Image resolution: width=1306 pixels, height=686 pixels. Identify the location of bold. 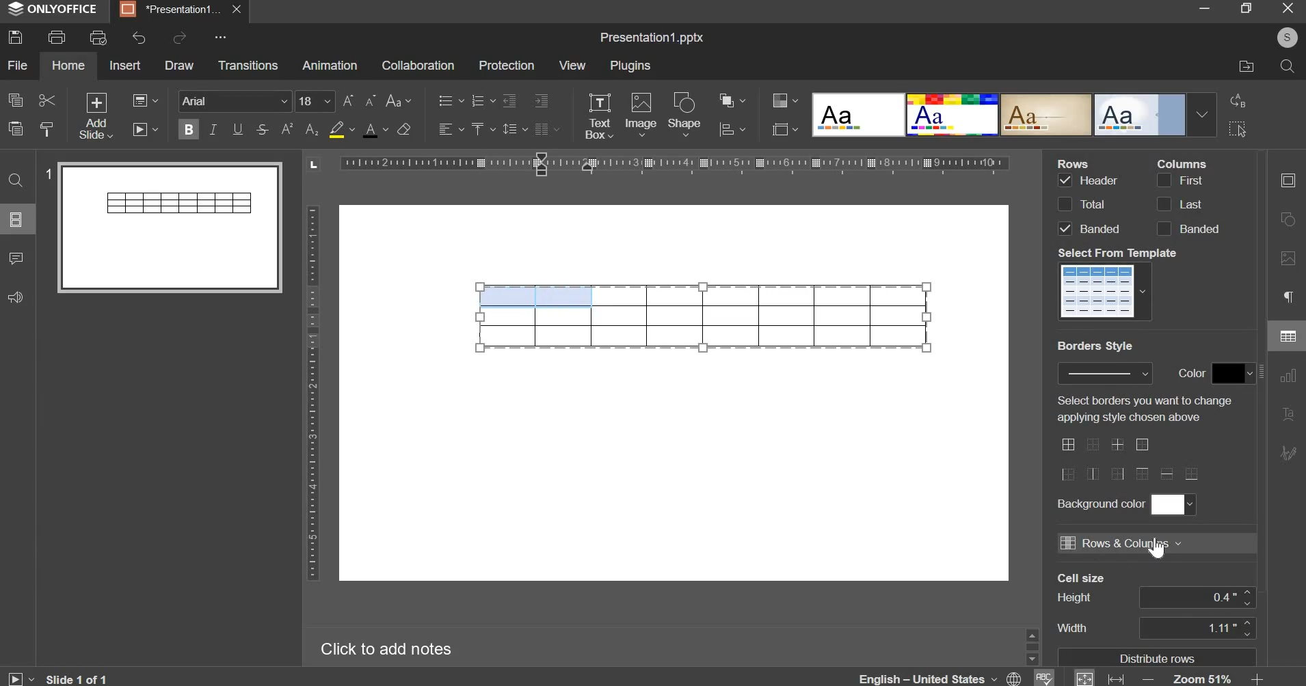
(189, 127).